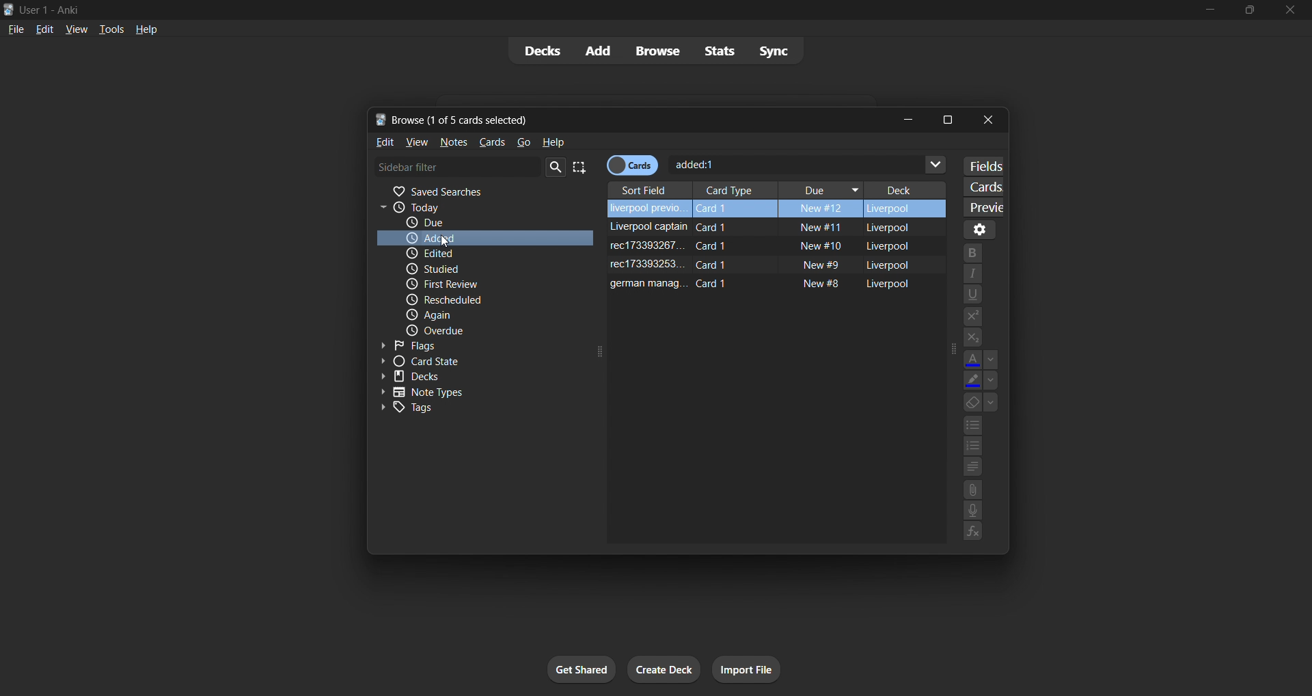 The image size is (1312, 696). I want to click on saved searches filter, so click(469, 190).